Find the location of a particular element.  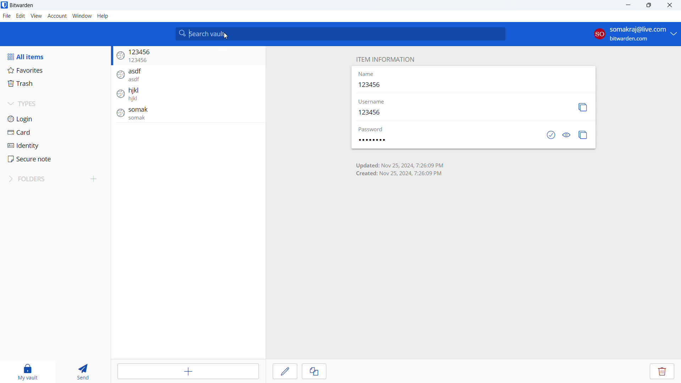

maximize is located at coordinates (649, 5).